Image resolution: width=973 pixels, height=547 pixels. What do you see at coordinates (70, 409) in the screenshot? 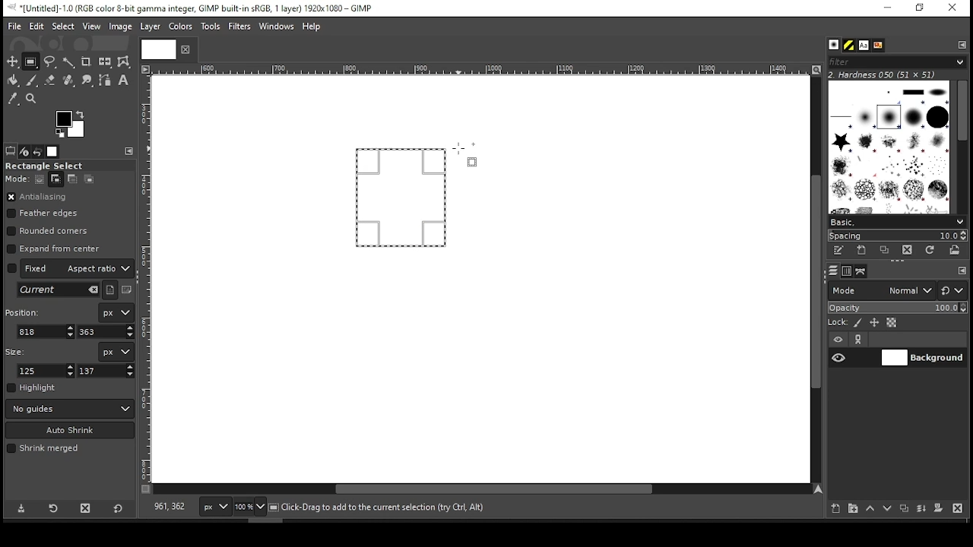
I see `guides` at bounding box center [70, 409].